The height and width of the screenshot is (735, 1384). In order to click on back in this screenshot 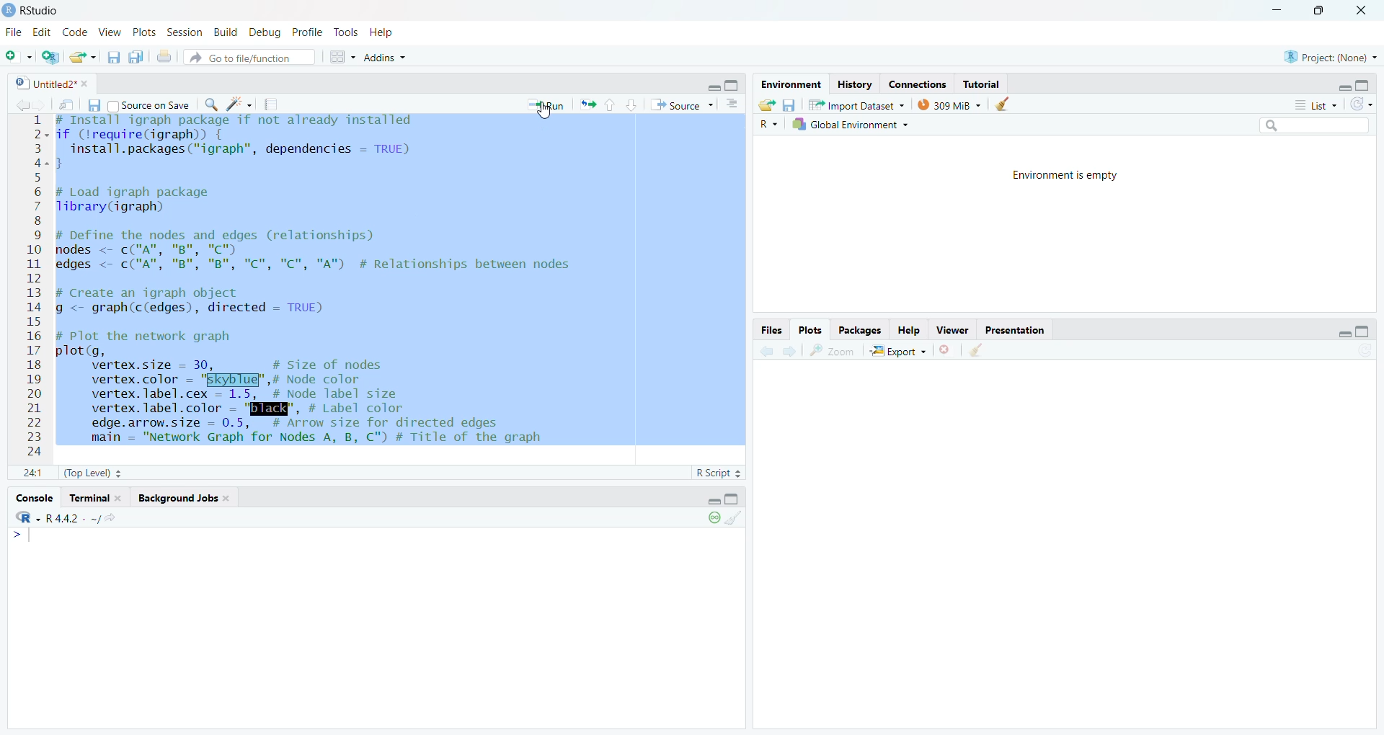, I will do `click(763, 353)`.